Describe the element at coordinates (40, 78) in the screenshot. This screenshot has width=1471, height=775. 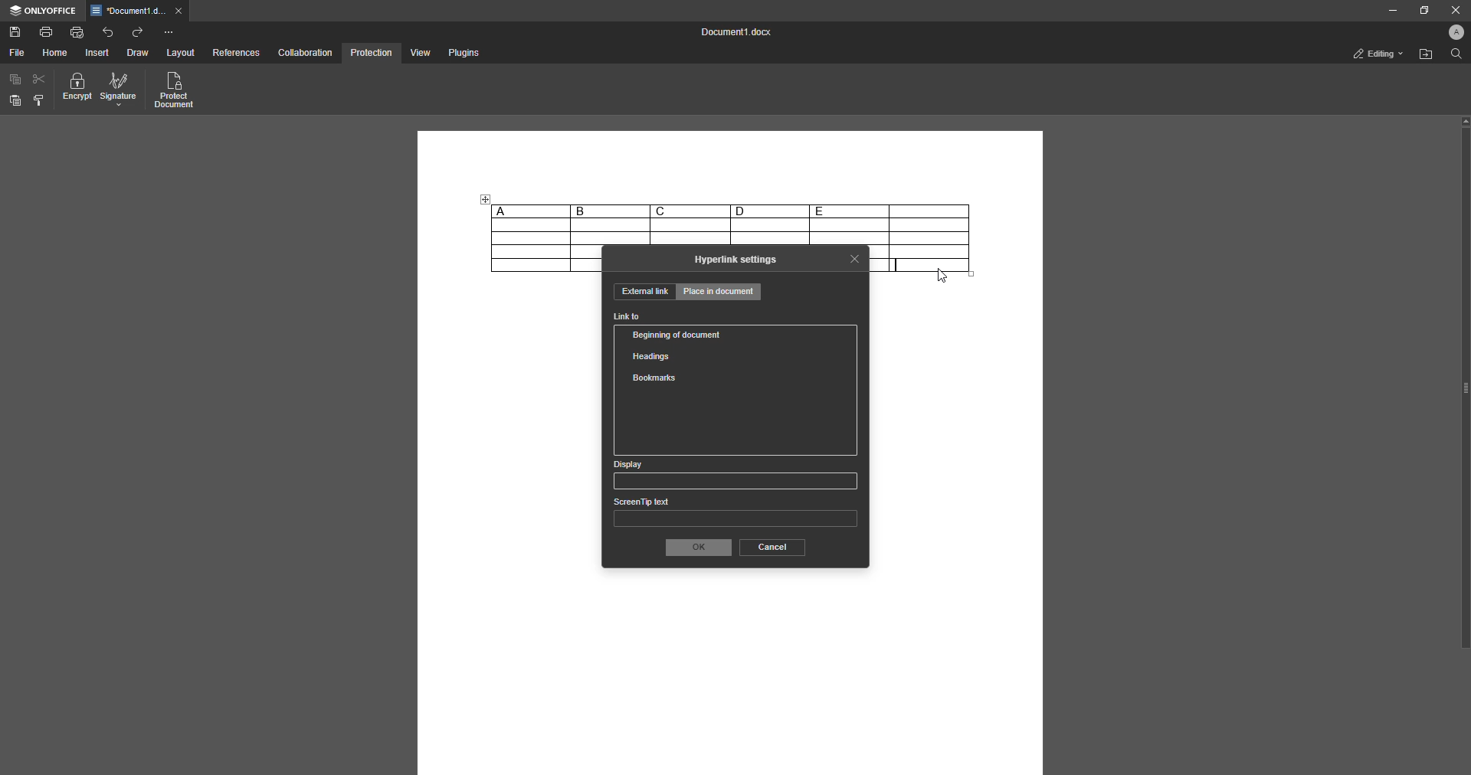
I see `Cut` at that location.